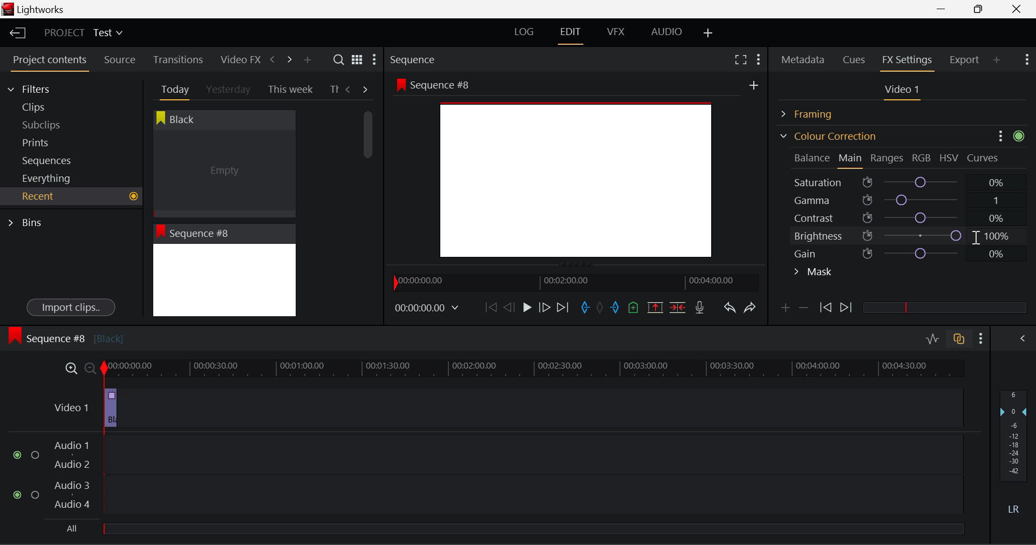 This screenshot has height=545, width=1036. Describe the element at coordinates (586, 308) in the screenshot. I see `Mark In` at that location.